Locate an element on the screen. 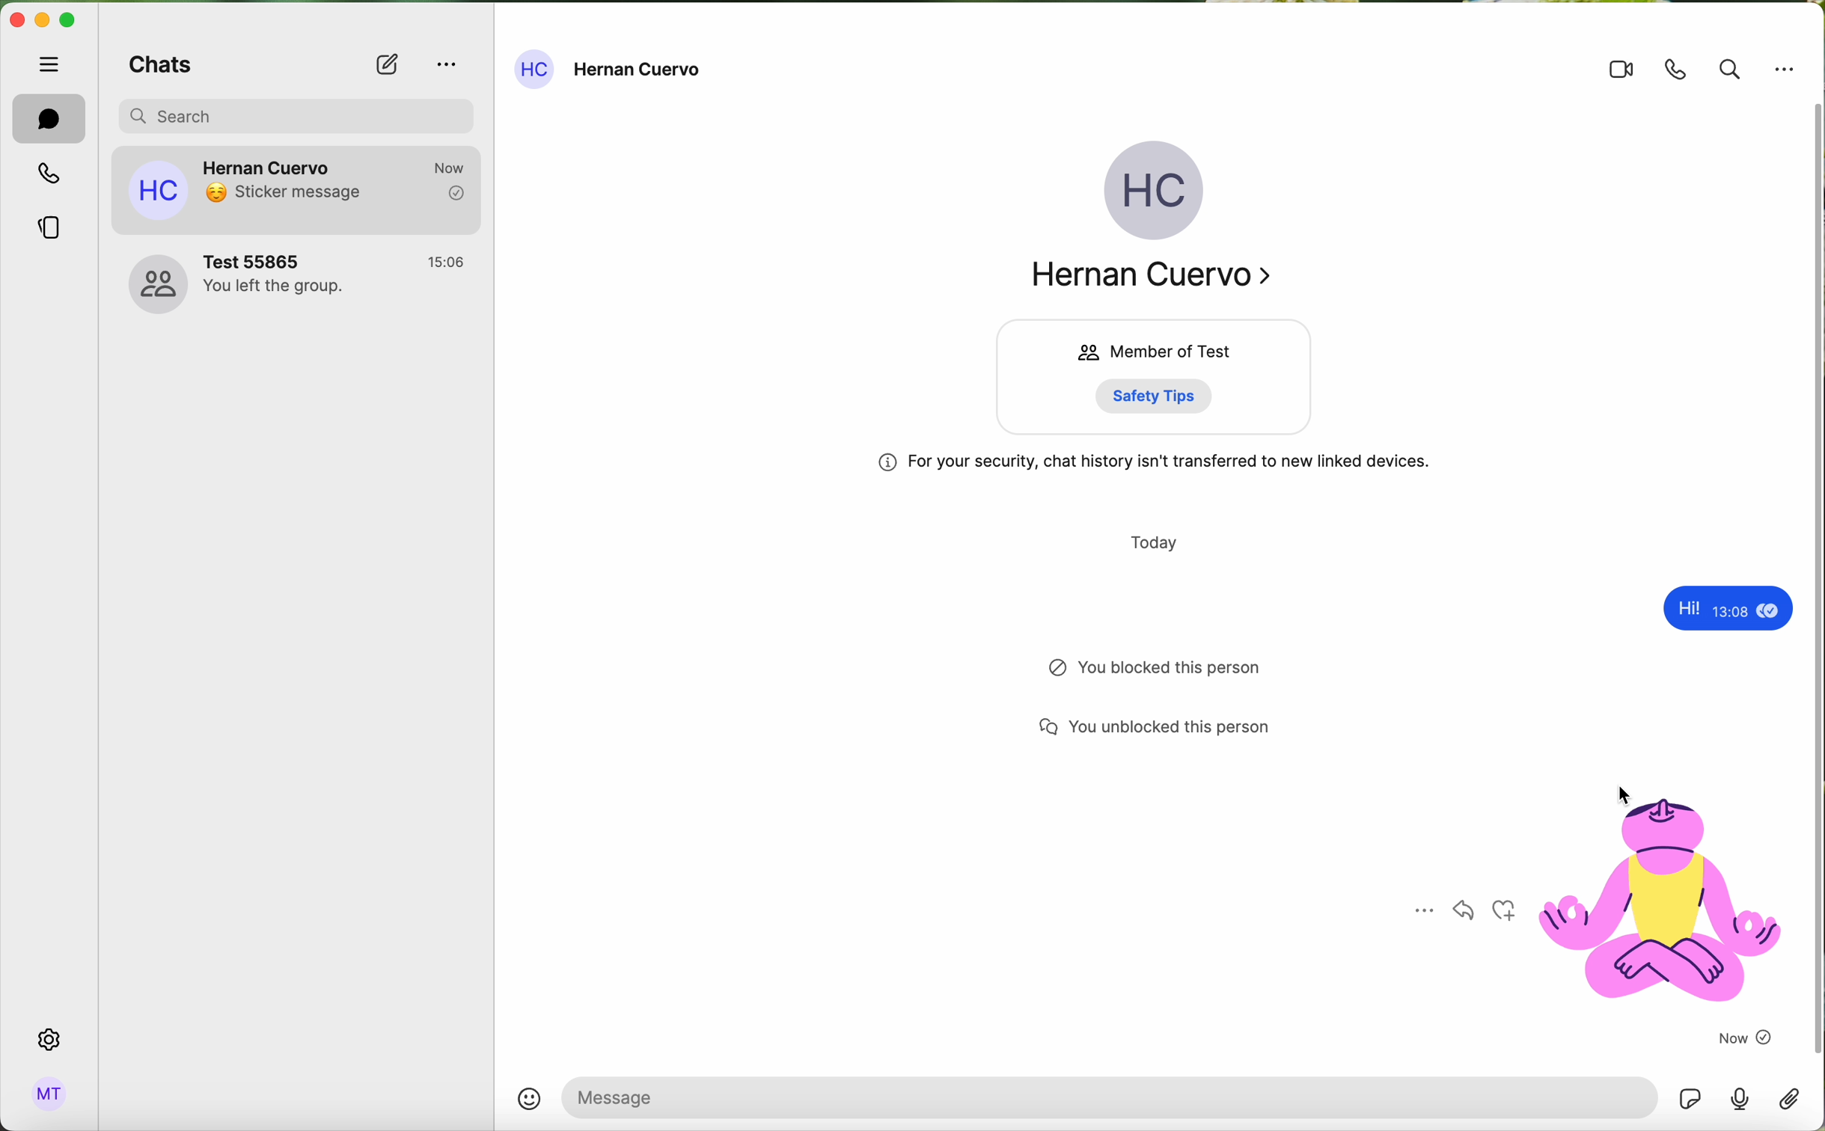 Image resolution: width=1825 pixels, height=1131 pixels. today  is located at coordinates (1158, 541).